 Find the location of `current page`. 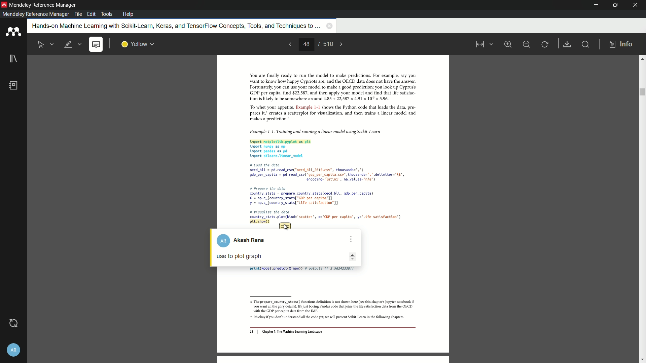

current page is located at coordinates (306, 44).